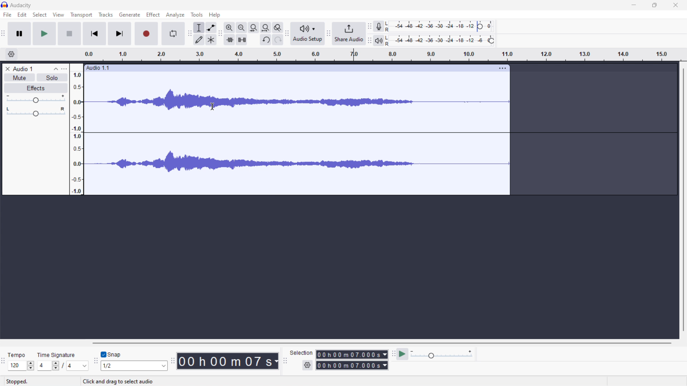 This screenshot has height=386, width=687. Describe the element at coordinates (503, 69) in the screenshot. I see `more options` at that location.